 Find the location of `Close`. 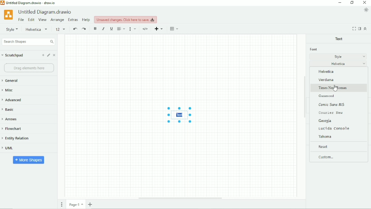

Close is located at coordinates (55, 55).